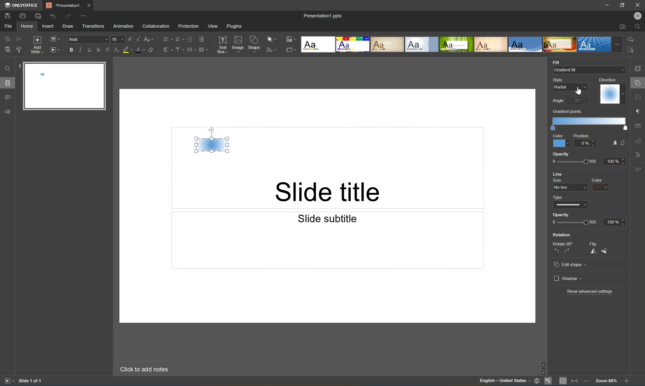  What do you see at coordinates (605, 251) in the screenshot?
I see `Flip vertically` at bounding box center [605, 251].